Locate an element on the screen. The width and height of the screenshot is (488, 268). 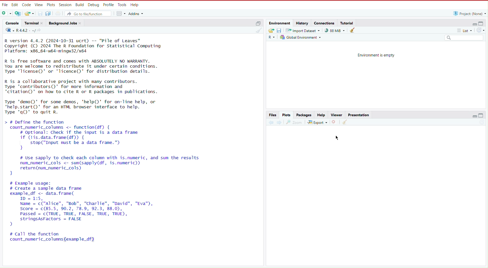
Maximize is located at coordinates (258, 23).